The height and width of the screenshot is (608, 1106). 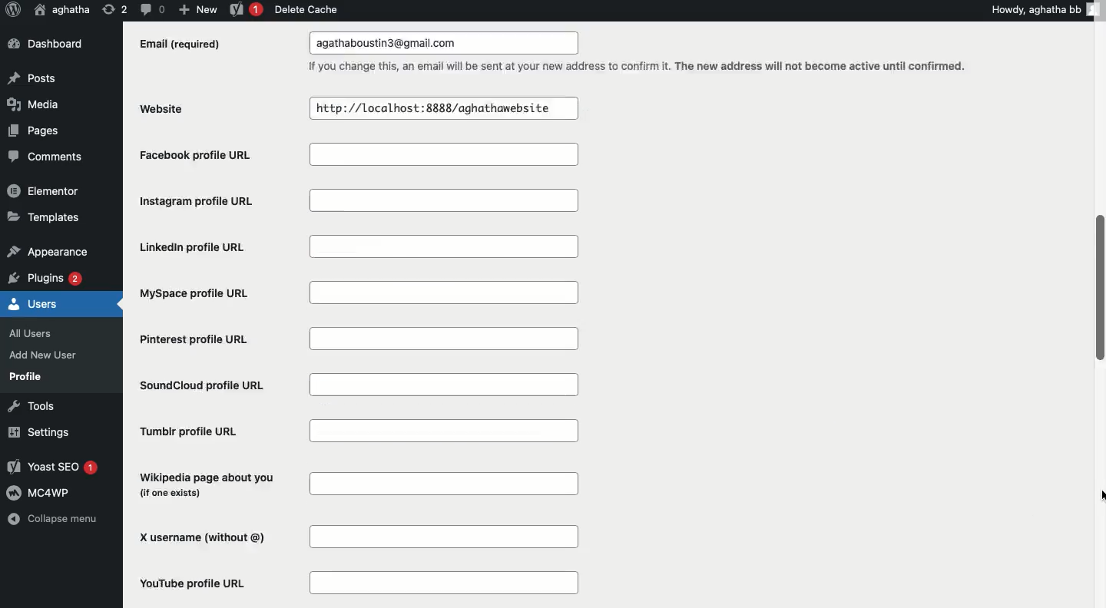 What do you see at coordinates (41, 491) in the screenshot?
I see `MC4WP` at bounding box center [41, 491].